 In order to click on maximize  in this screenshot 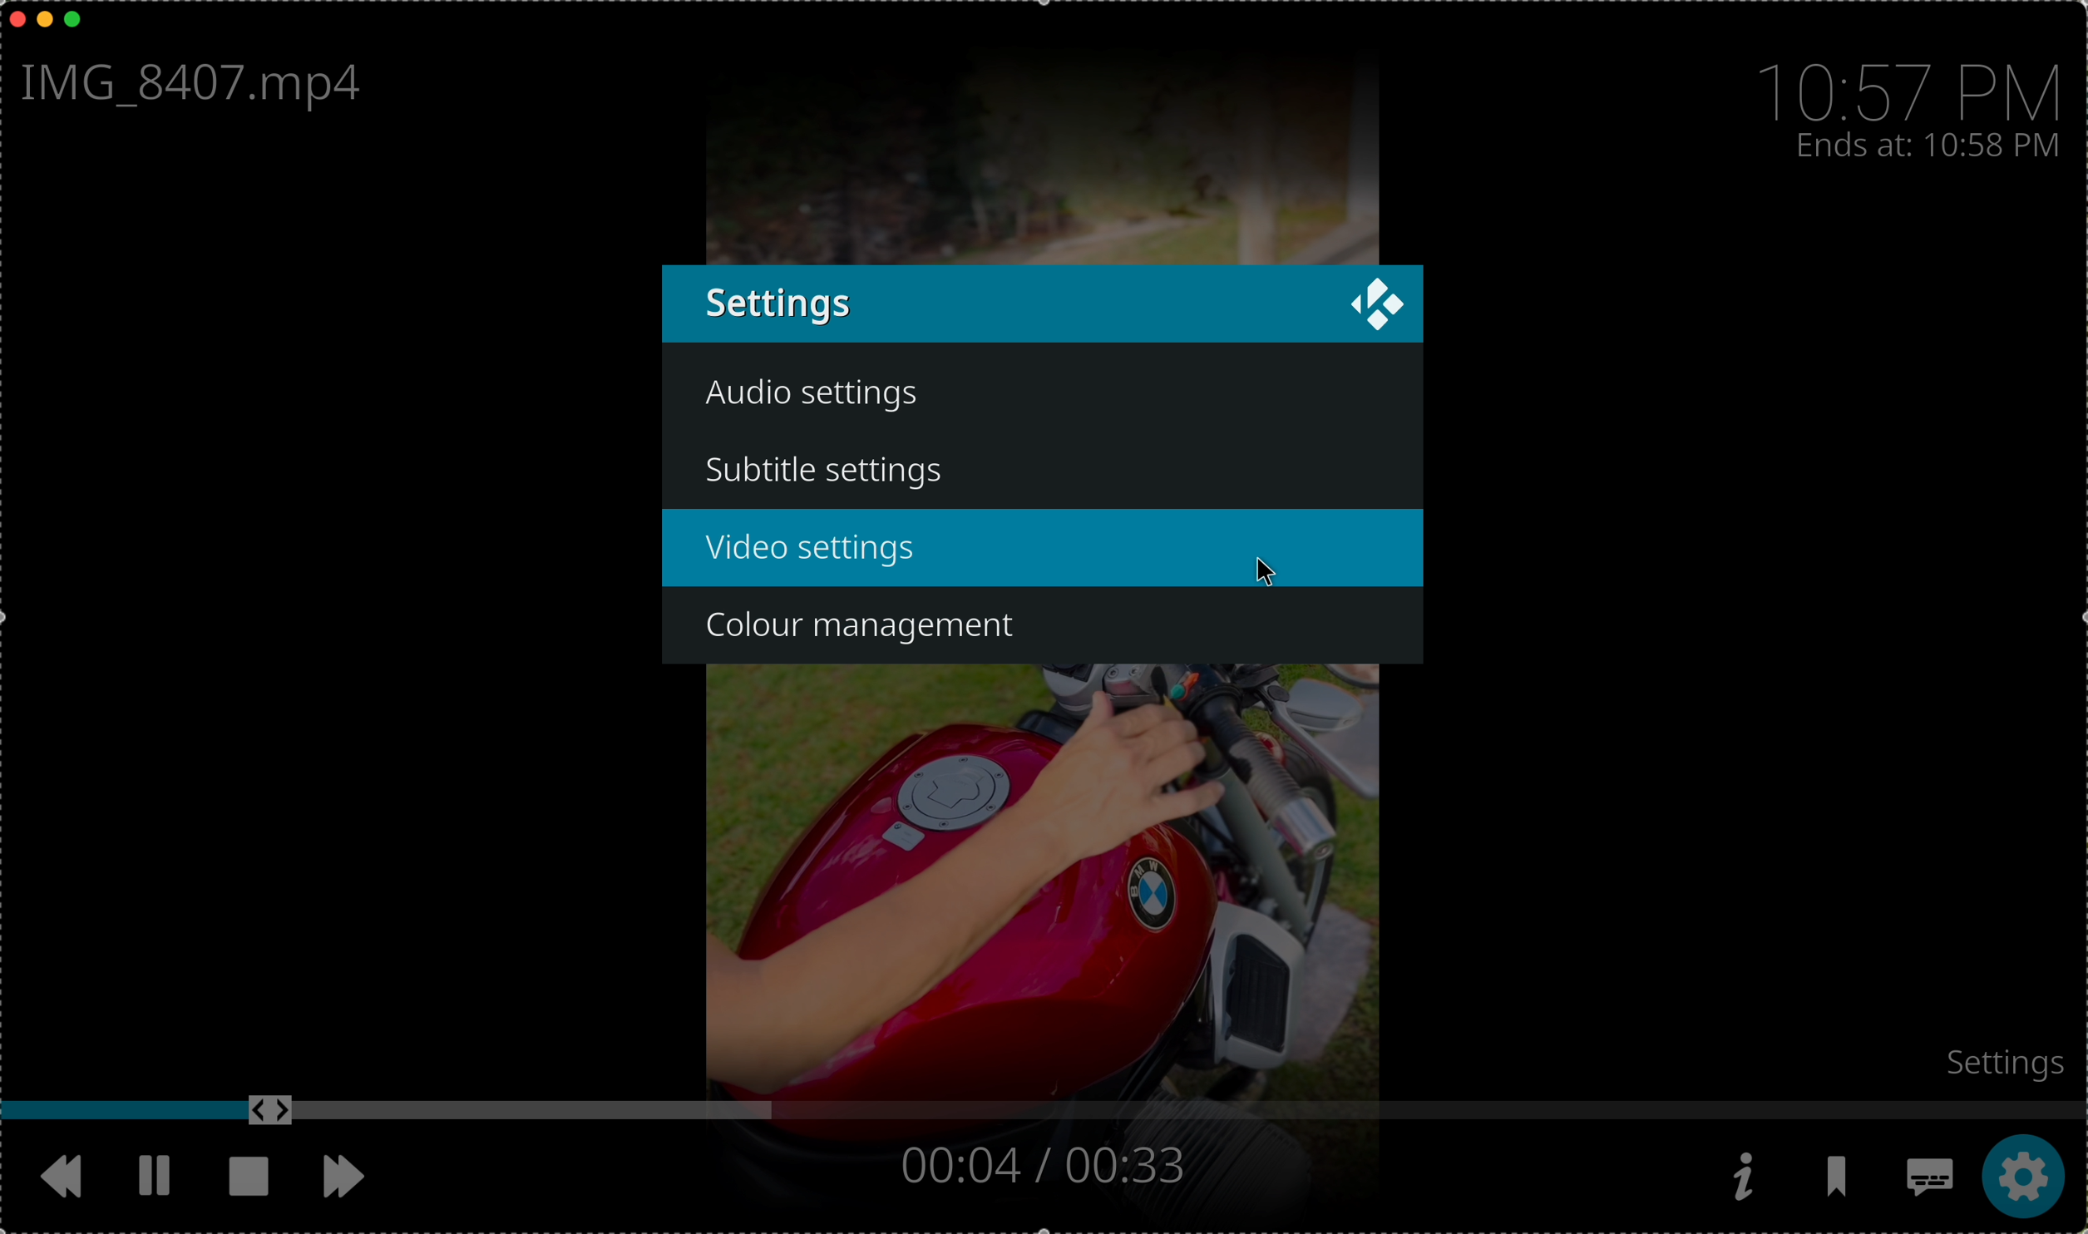, I will do `click(81, 21)`.